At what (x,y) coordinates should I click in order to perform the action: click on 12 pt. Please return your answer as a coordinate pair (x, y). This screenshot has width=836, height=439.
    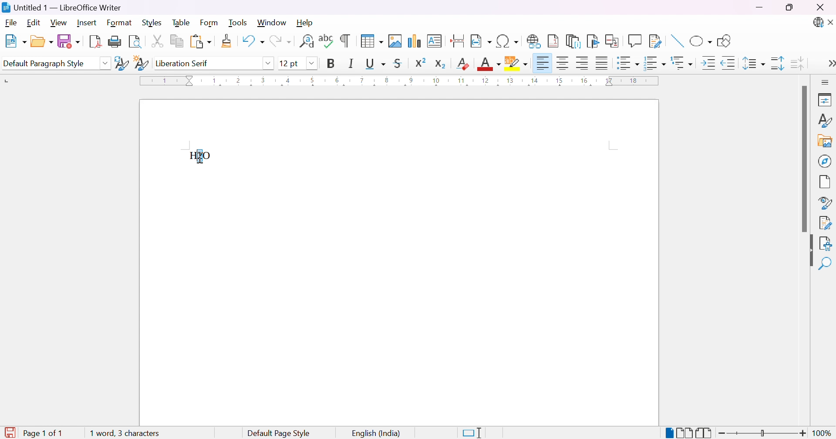
    Looking at the image, I should click on (290, 63).